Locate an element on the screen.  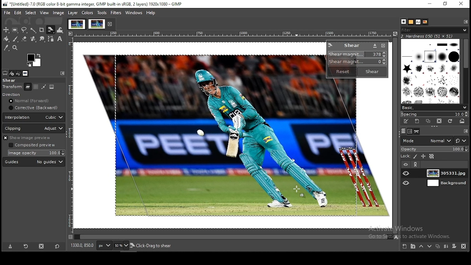
document history is located at coordinates (424, 22).